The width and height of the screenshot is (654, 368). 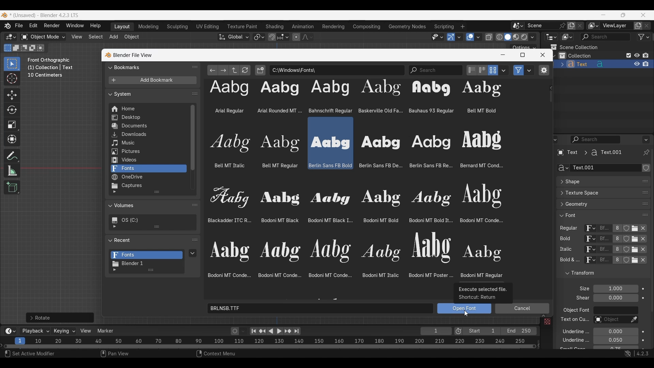 I want to click on Render menu, so click(x=52, y=26).